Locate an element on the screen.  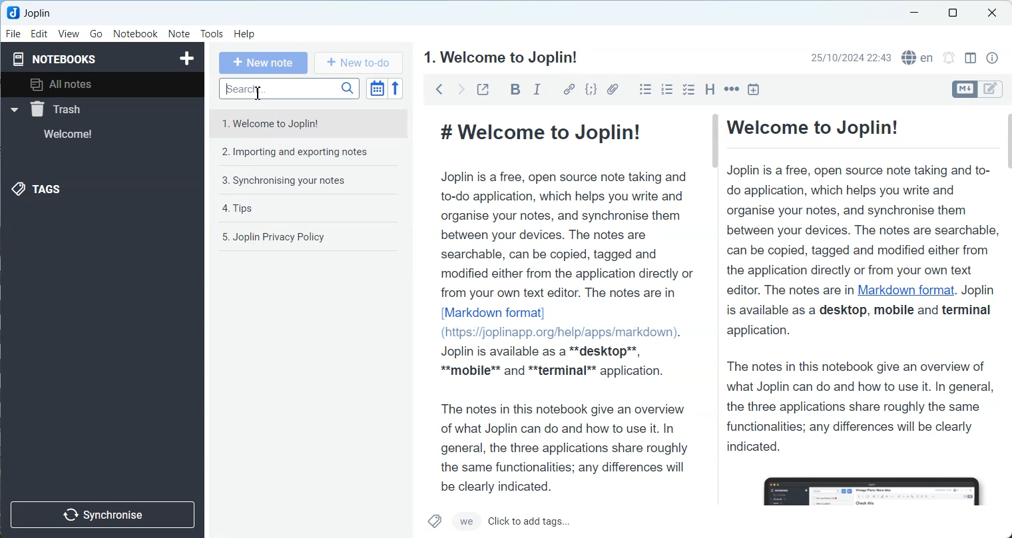
Attached file is located at coordinates (613, 89).